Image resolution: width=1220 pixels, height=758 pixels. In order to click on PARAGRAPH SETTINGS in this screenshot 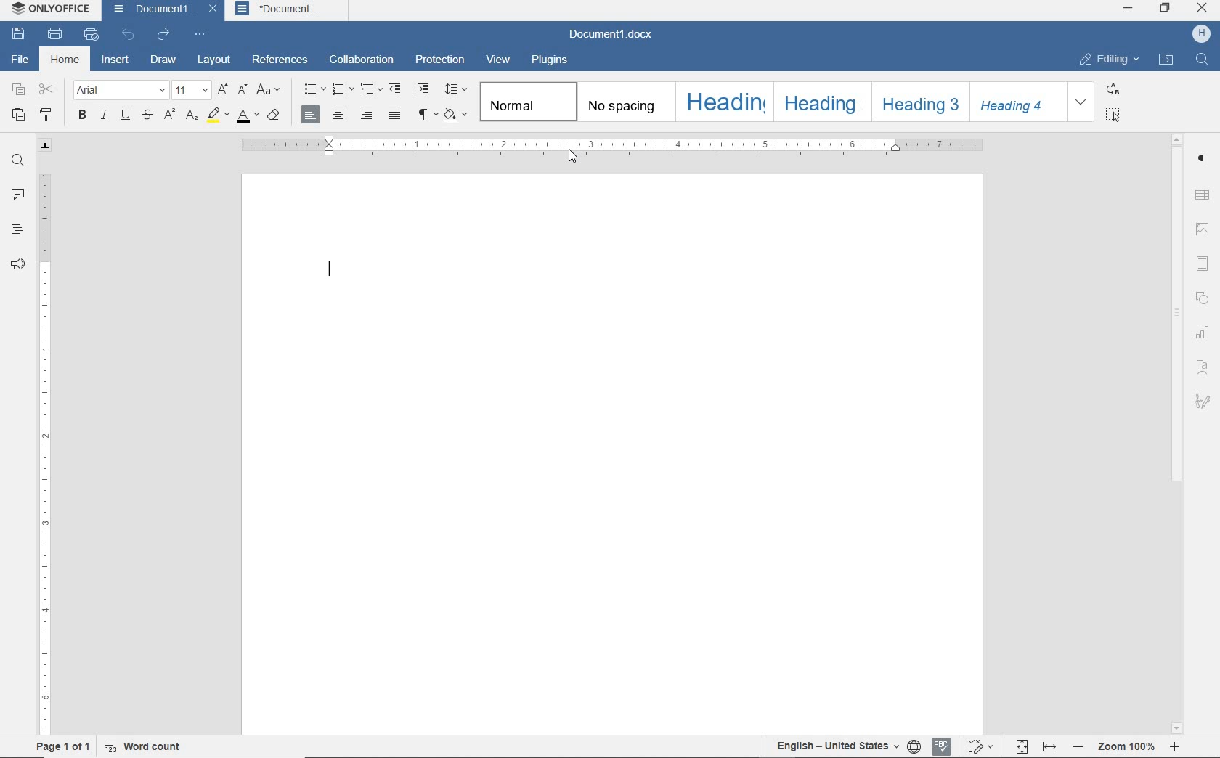, I will do `click(1205, 160)`.